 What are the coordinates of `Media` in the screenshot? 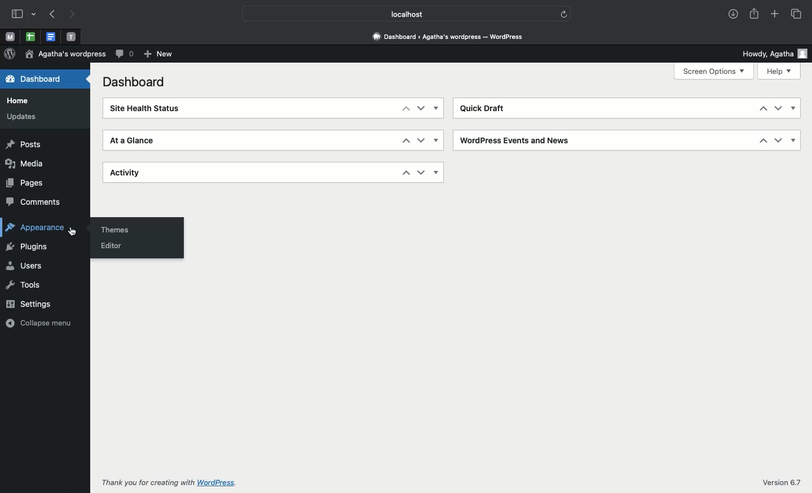 It's located at (25, 164).